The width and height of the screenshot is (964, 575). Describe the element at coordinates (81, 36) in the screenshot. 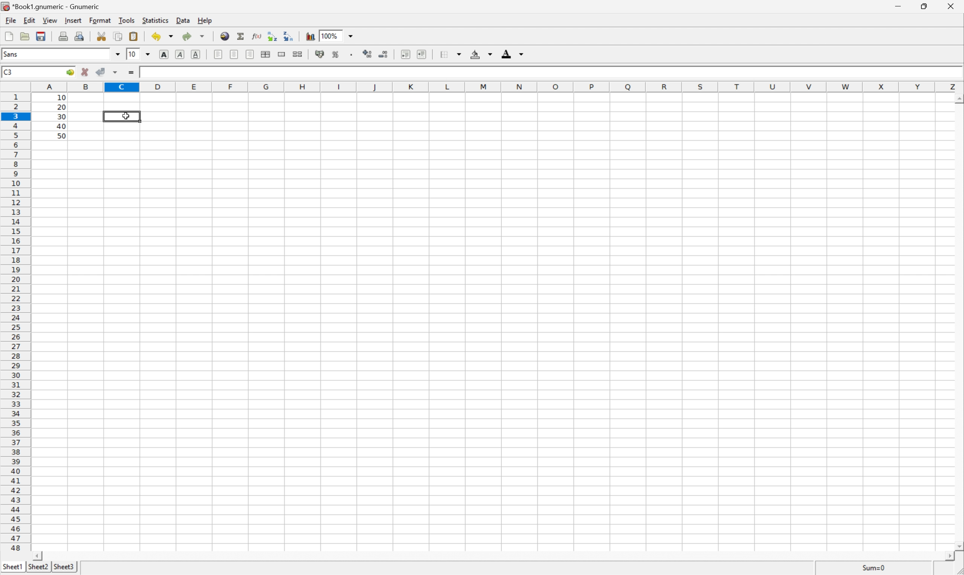

I see `Print preview` at that location.